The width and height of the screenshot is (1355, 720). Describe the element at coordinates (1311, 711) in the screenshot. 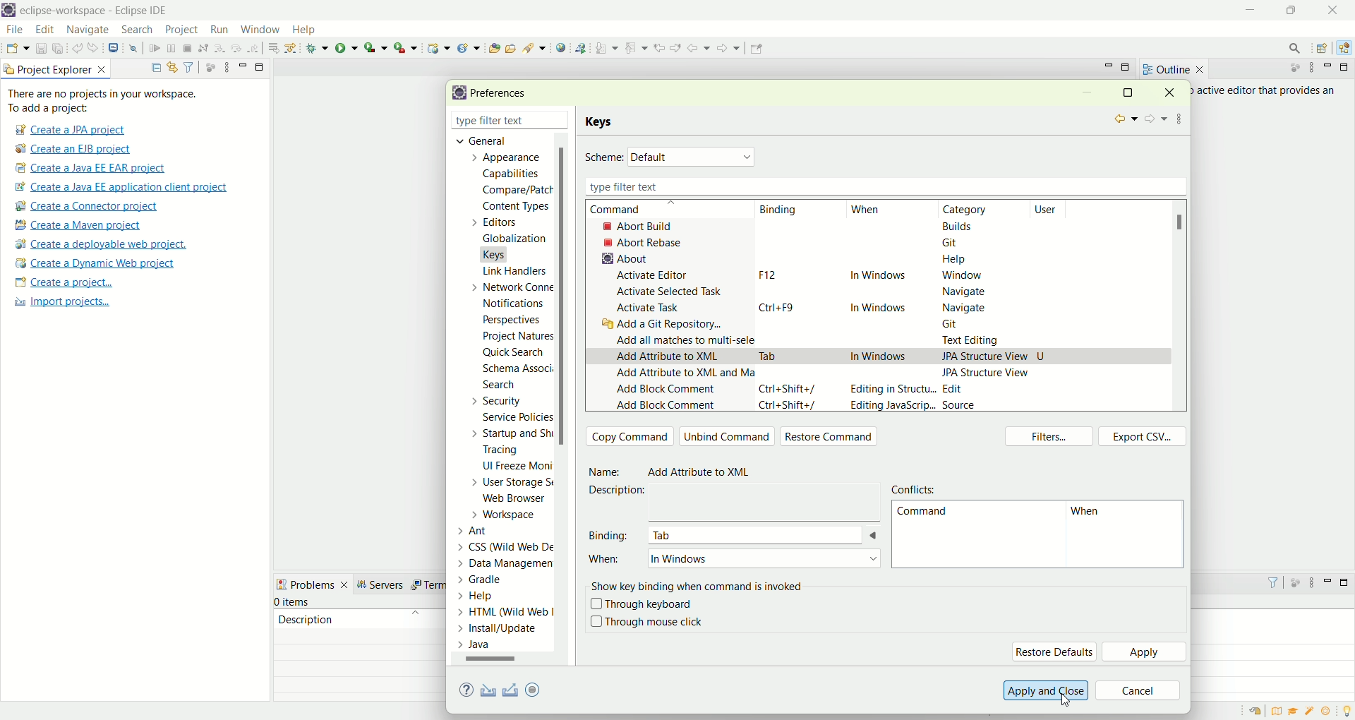

I see `samples` at that location.